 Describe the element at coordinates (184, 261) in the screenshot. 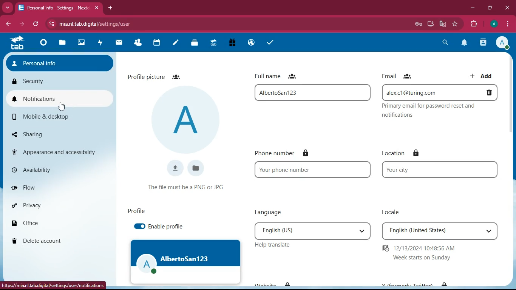

I see `profile image` at that location.